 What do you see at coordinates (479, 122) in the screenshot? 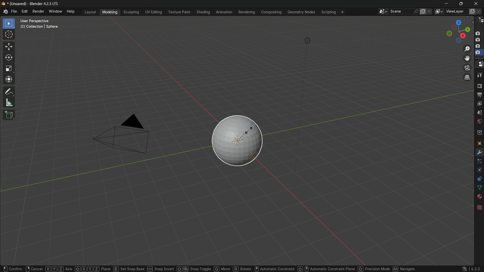
I see `world` at bounding box center [479, 122].